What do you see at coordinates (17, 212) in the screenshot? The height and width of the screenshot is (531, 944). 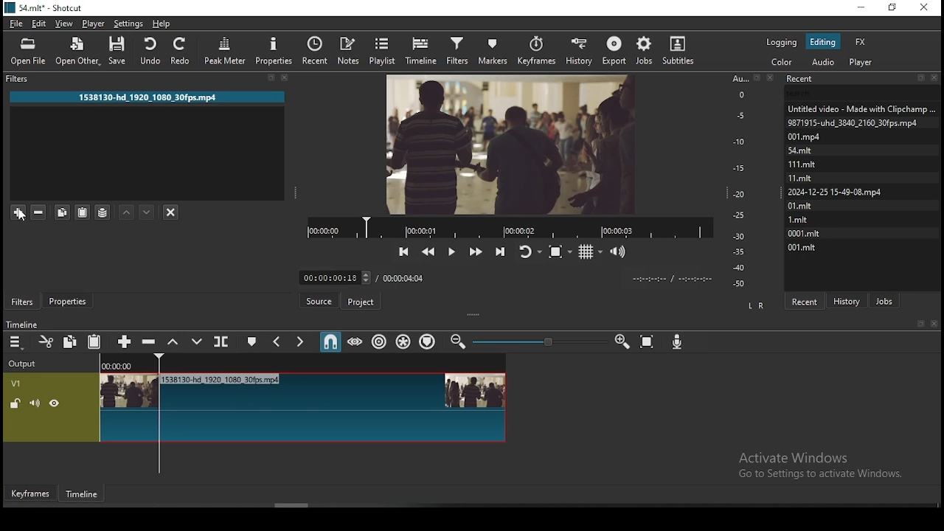 I see `add filter` at bounding box center [17, 212].